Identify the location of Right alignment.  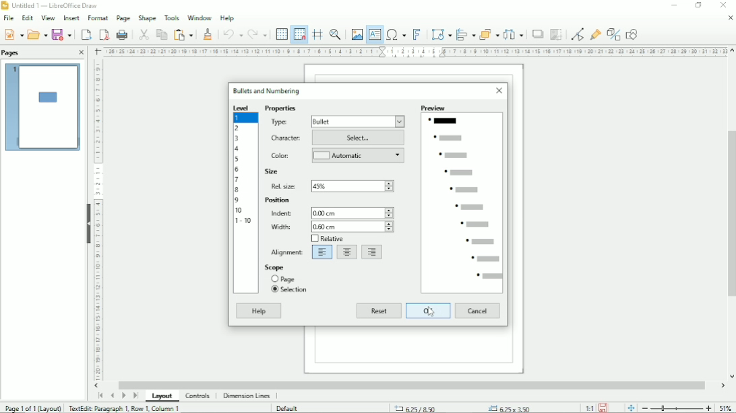
(373, 252).